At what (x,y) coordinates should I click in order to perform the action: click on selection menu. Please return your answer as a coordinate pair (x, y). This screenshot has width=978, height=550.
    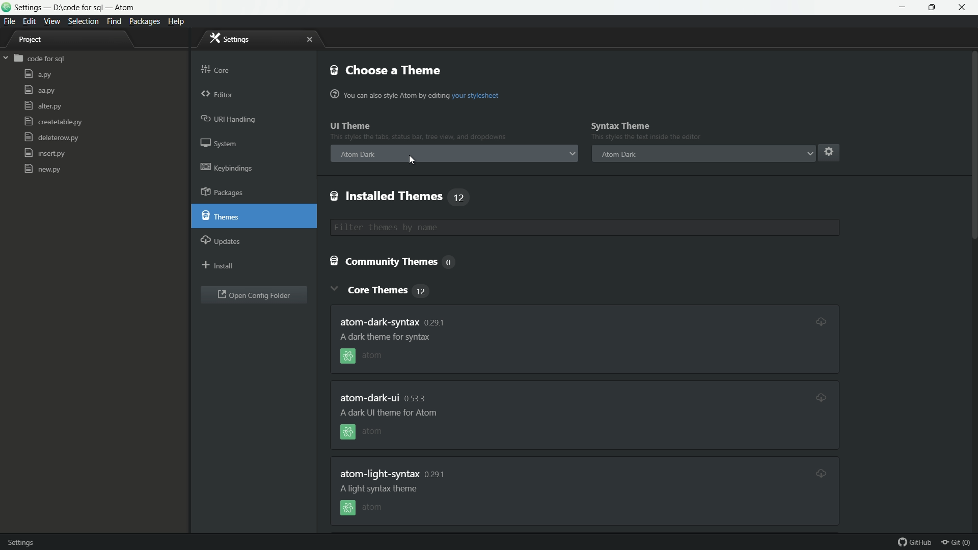
    Looking at the image, I should click on (84, 21).